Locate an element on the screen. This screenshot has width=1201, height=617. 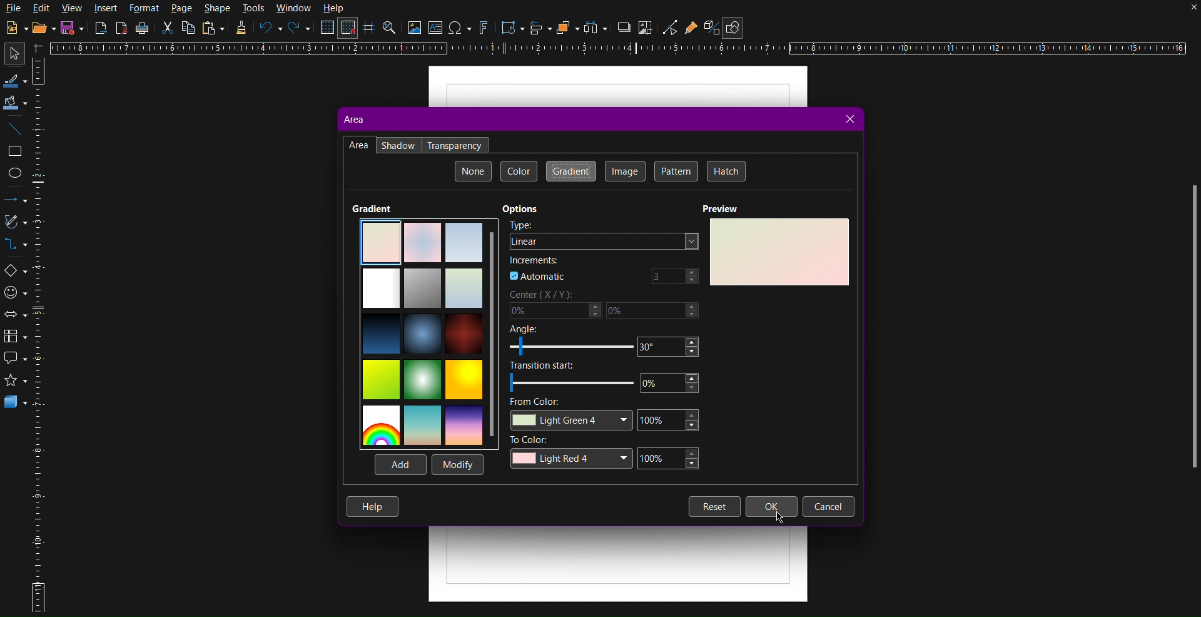
Arrange is located at coordinates (565, 28).